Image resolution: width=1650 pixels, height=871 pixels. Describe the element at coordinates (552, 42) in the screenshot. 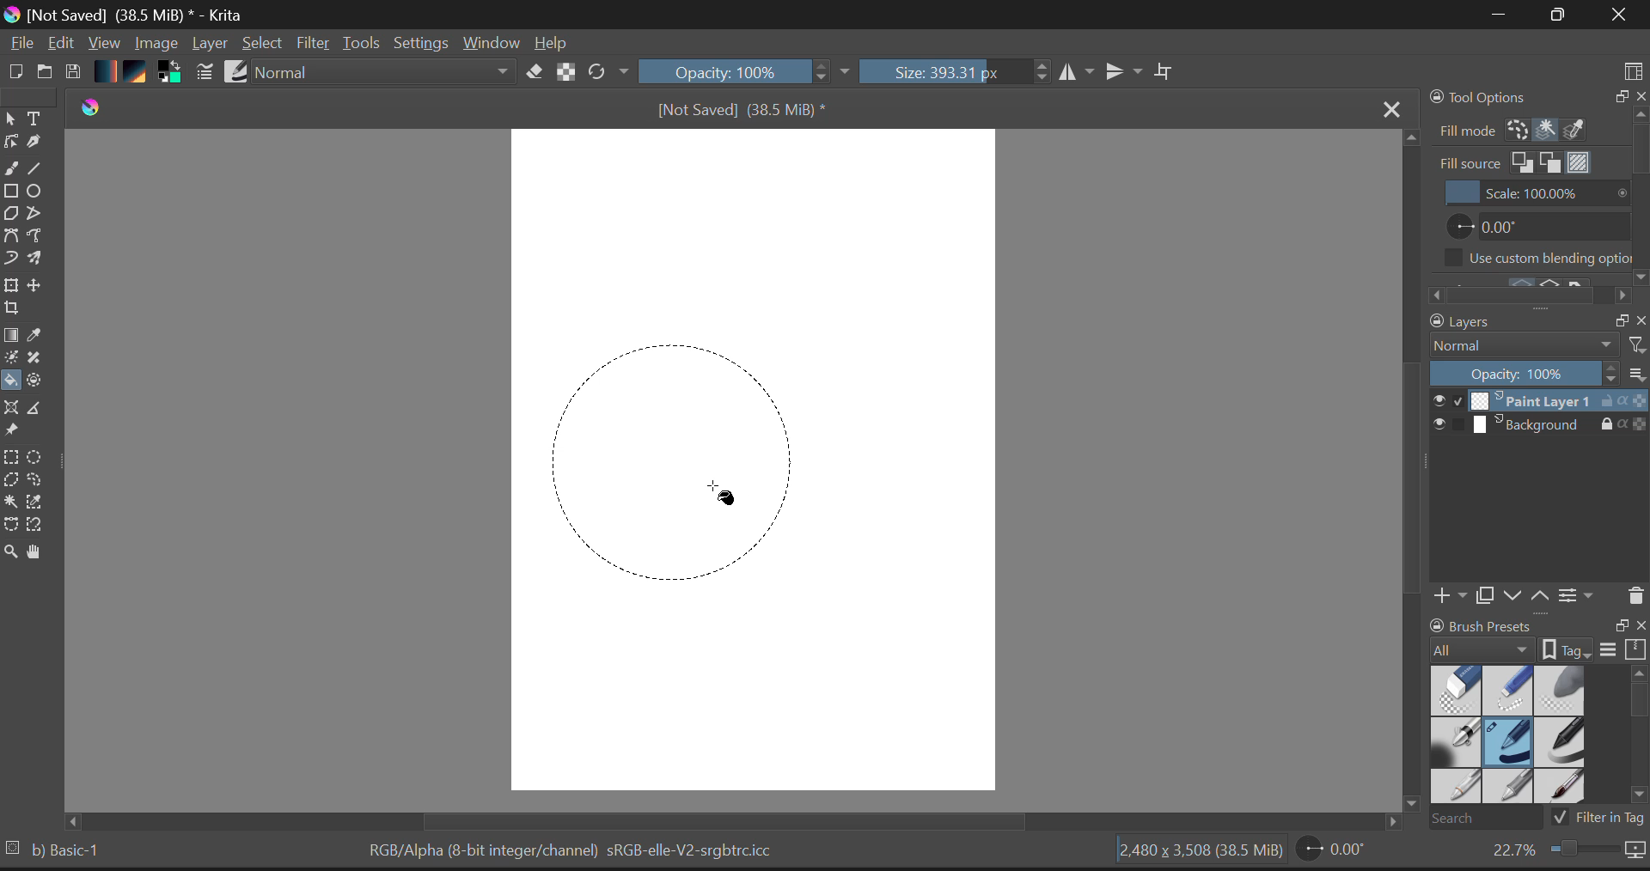

I see `Help` at that location.